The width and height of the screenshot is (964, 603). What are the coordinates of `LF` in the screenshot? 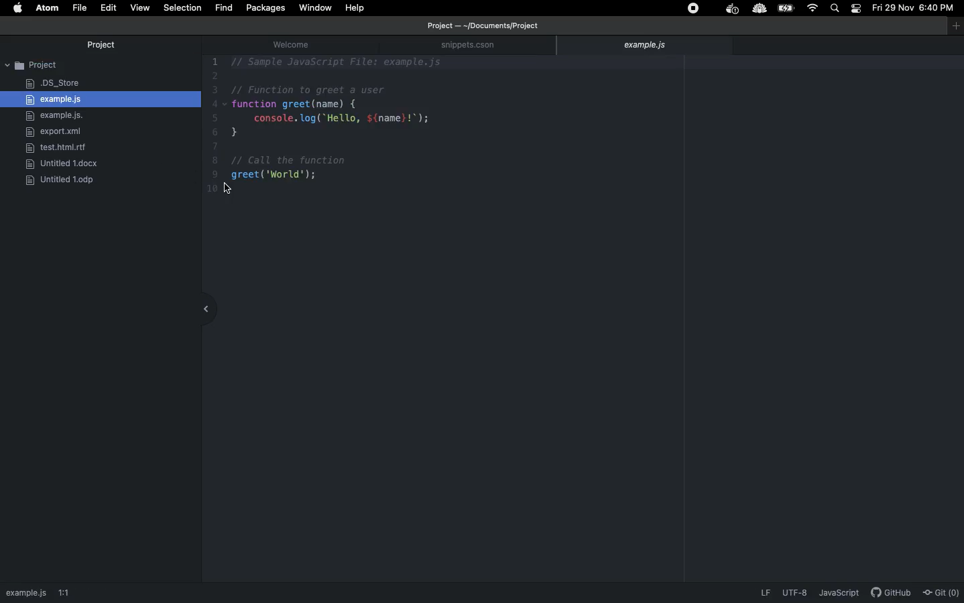 It's located at (764, 594).